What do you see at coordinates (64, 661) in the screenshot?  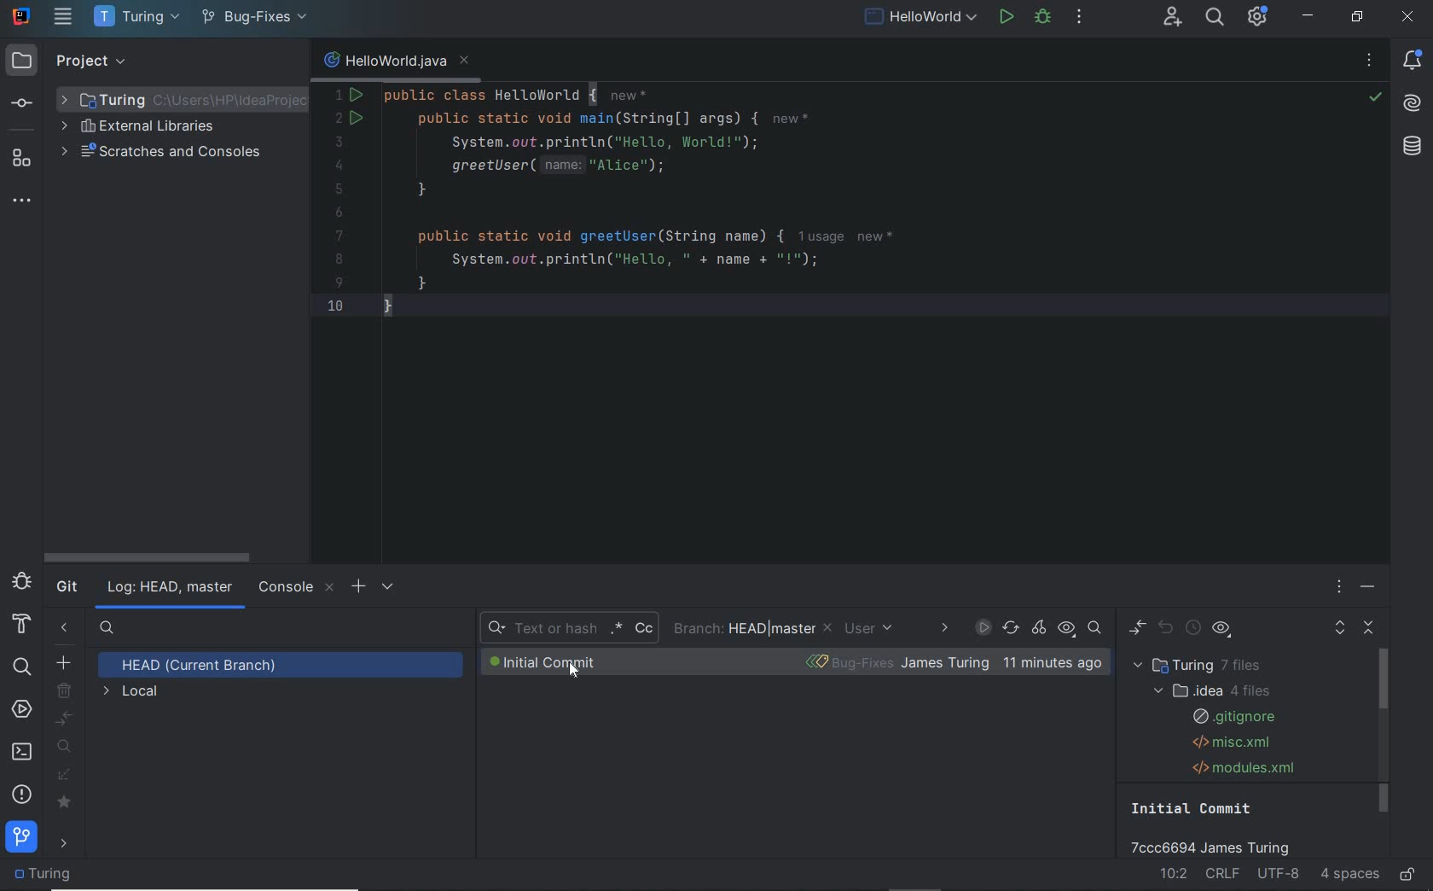 I see `new branch` at bounding box center [64, 661].